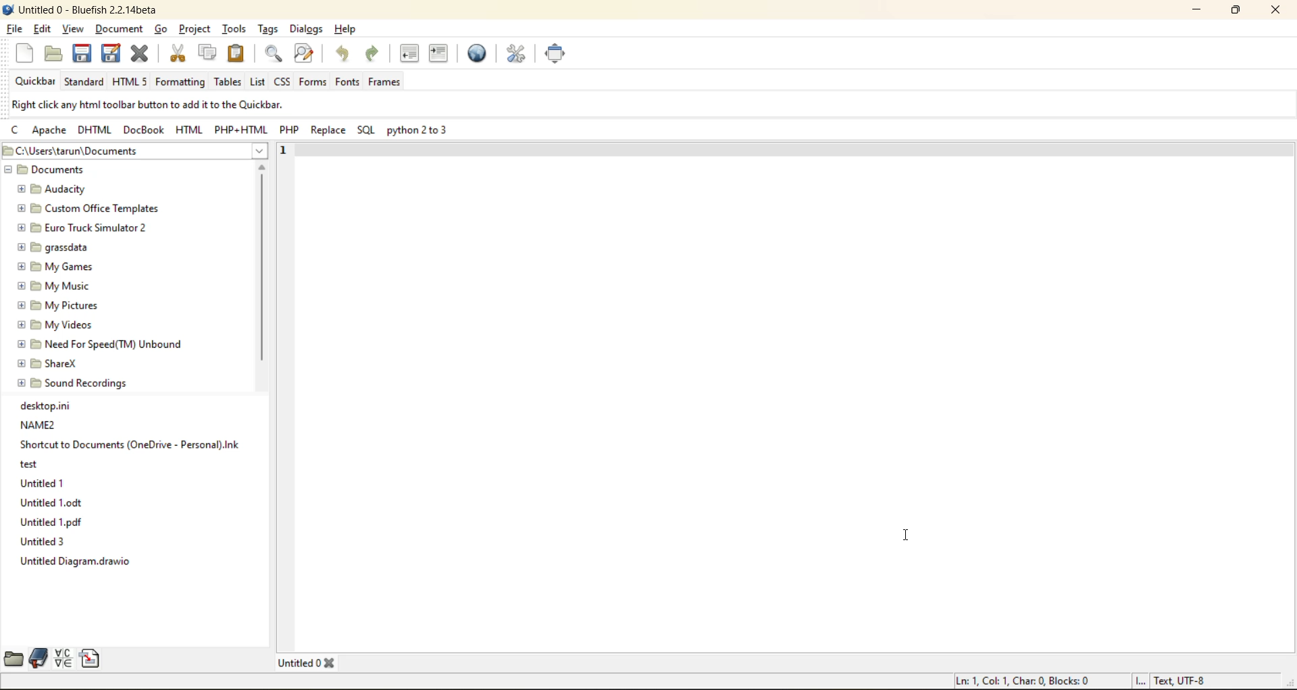 Image resolution: width=1297 pixels, height=690 pixels. Describe the element at coordinates (1235, 12) in the screenshot. I see `maximize` at that location.